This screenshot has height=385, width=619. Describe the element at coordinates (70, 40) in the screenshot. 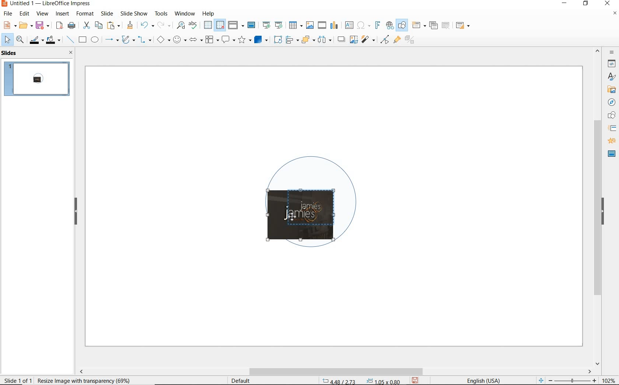

I see `insert line` at that location.